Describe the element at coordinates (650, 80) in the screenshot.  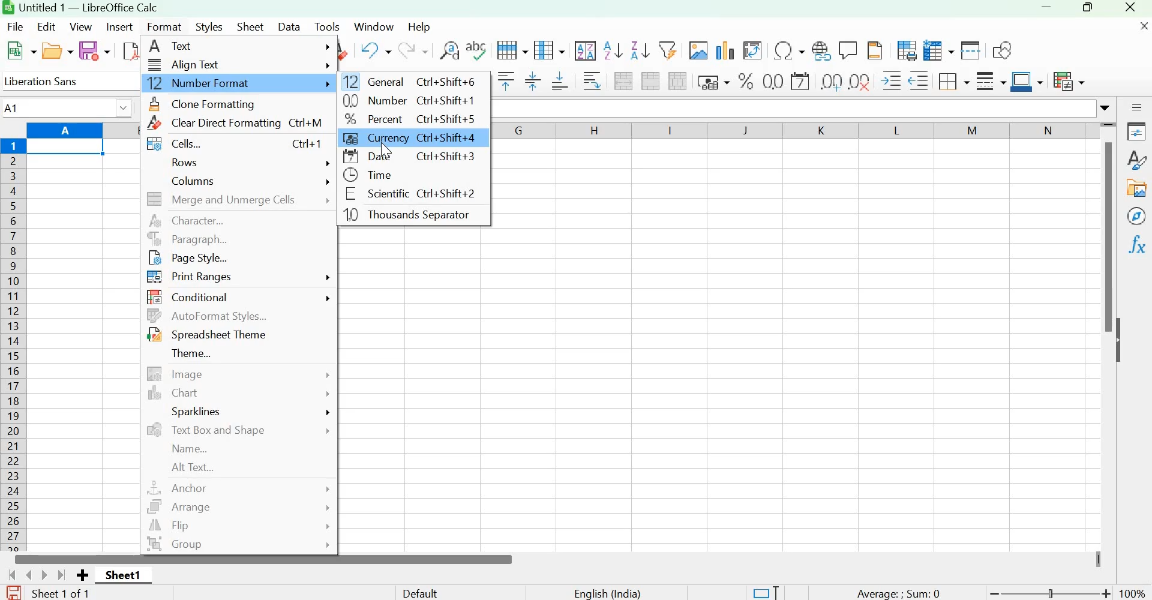
I see `Merge cells` at that location.